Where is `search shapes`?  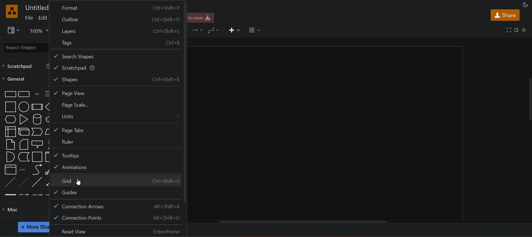 search shapes is located at coordinates (18, 47).